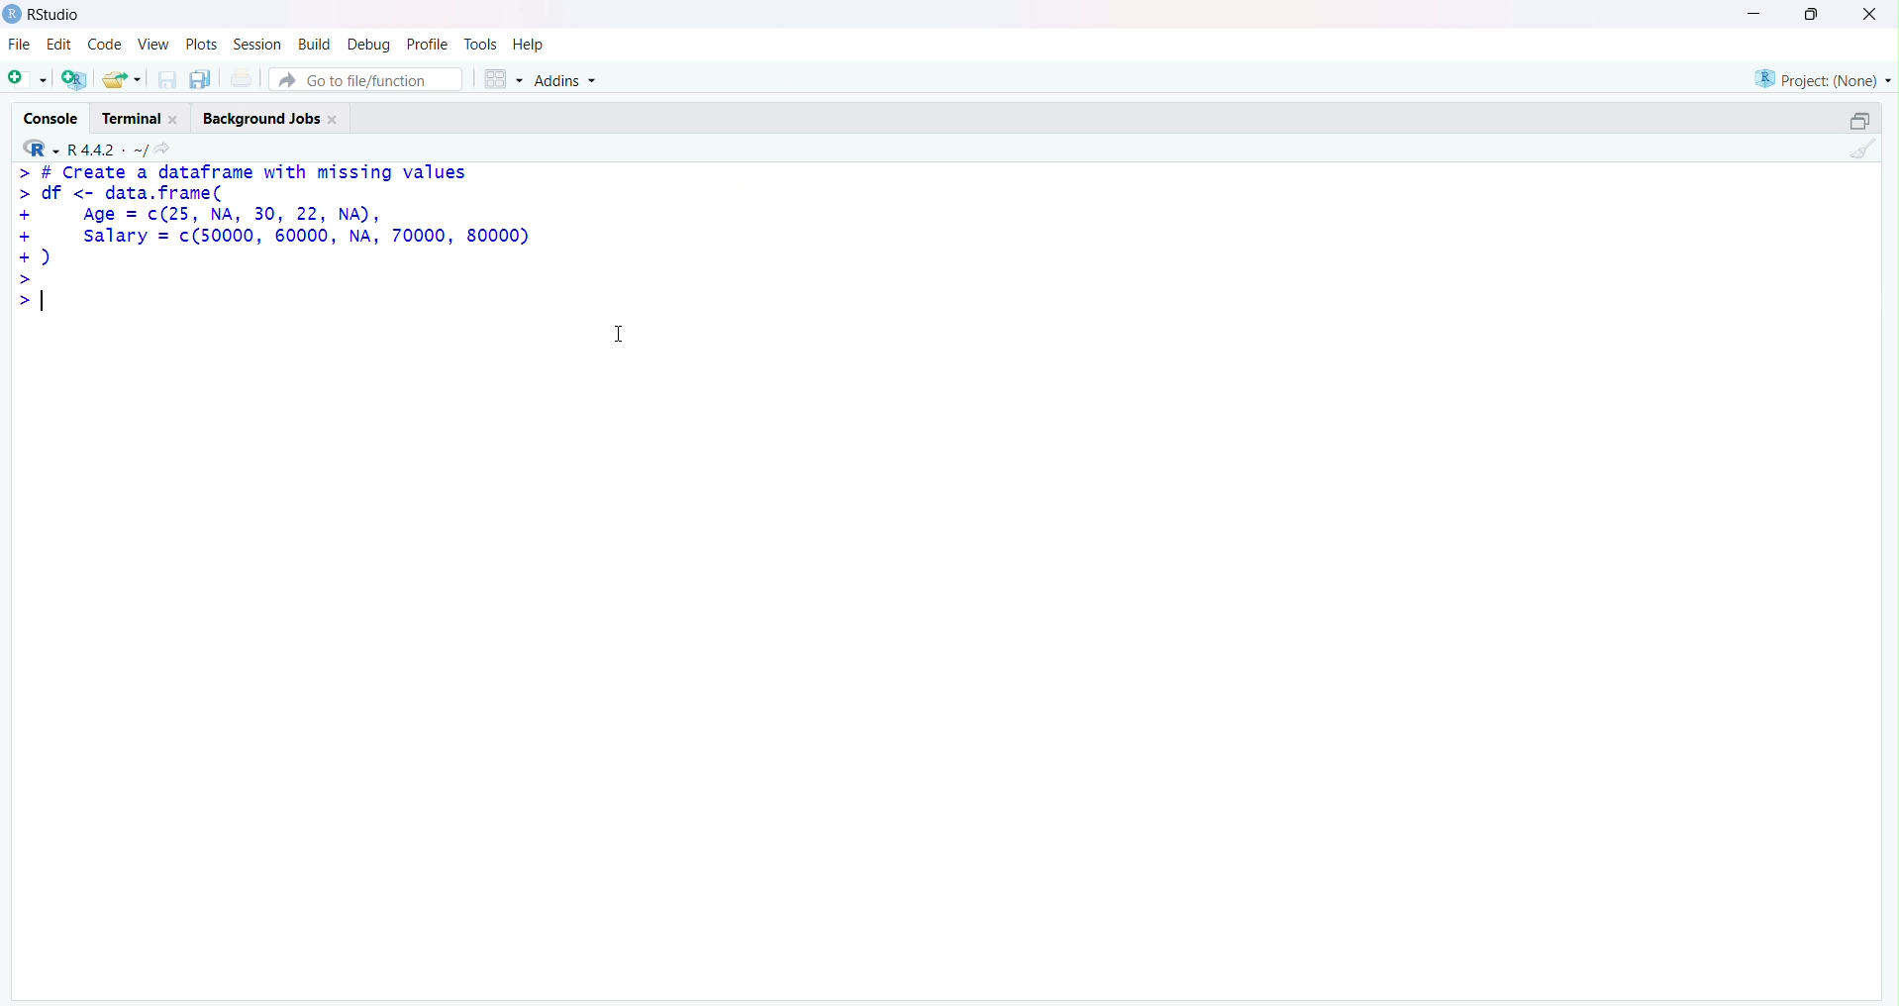  Describe the element at coordinates (1751, 13) in the screenshot. I see `Minimize` at that location.